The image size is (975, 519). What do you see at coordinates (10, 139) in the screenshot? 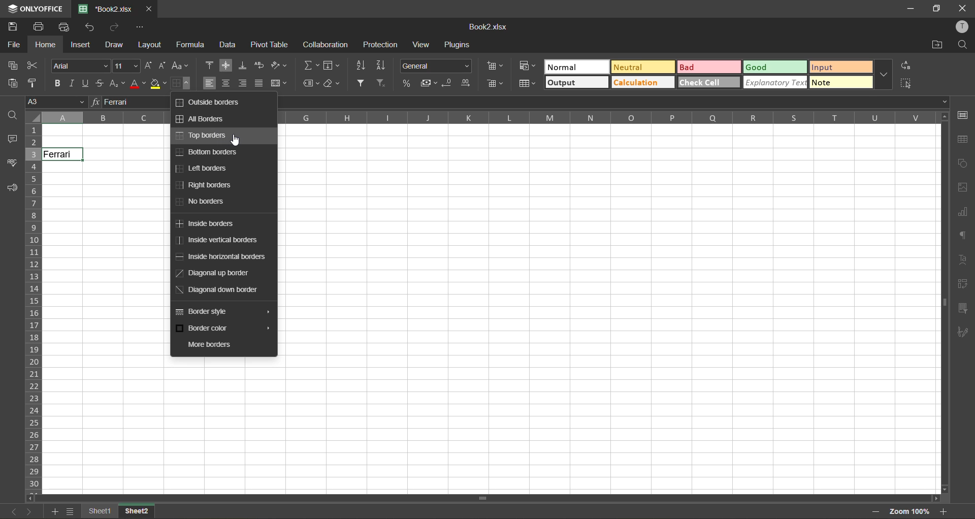
I see `comments` at bounding box center [10, 139].